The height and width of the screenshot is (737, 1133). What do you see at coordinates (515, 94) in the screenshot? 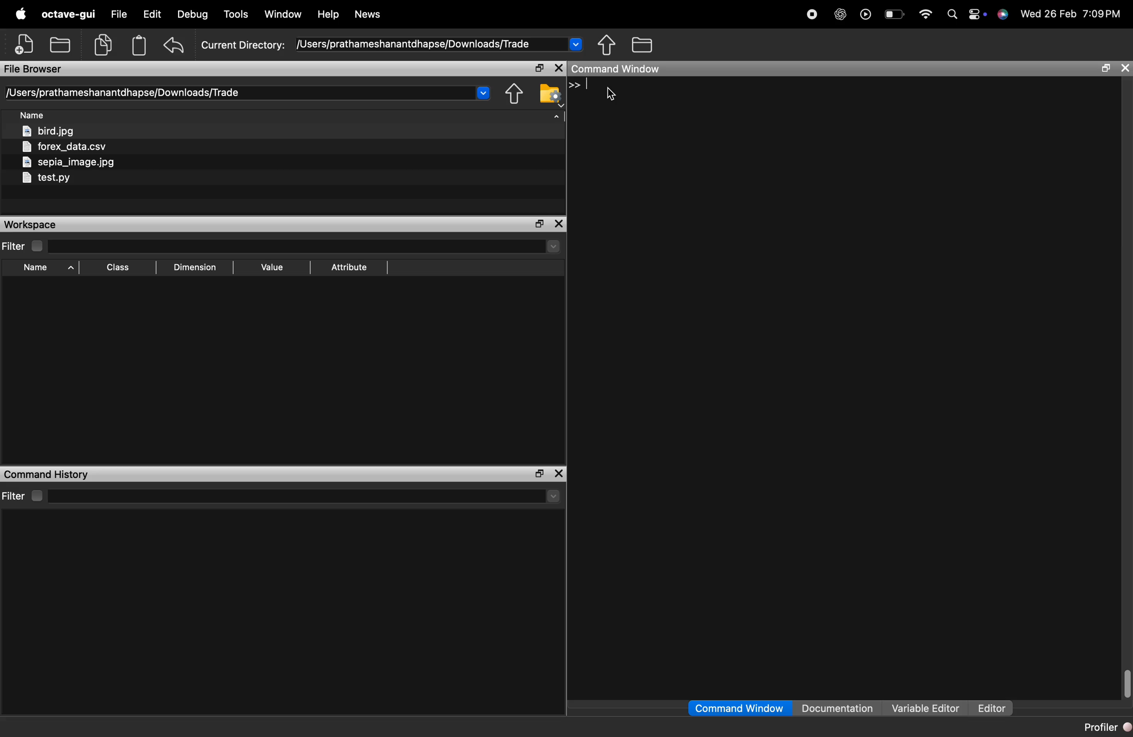
I see `one directory up` at bounding box center [515, 94].